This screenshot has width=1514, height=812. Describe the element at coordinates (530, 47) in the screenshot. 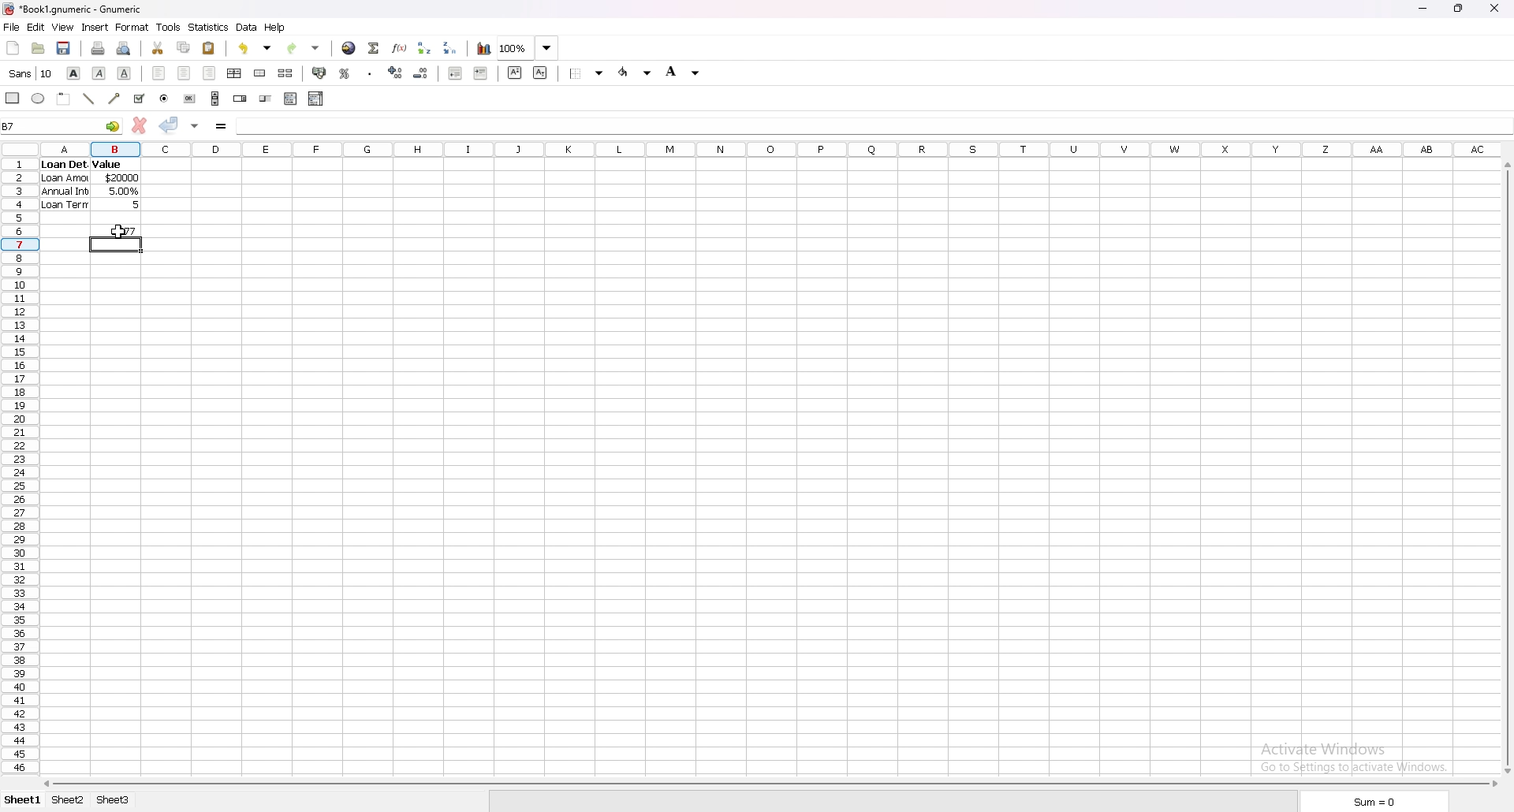

I see `zoom` at that location.